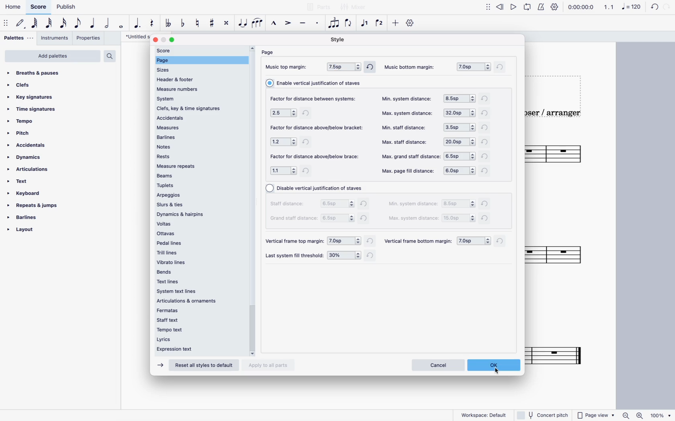 This screenshot has width=675, height=421. I want to click on clefs, key & time signatures, so click(200, 109).